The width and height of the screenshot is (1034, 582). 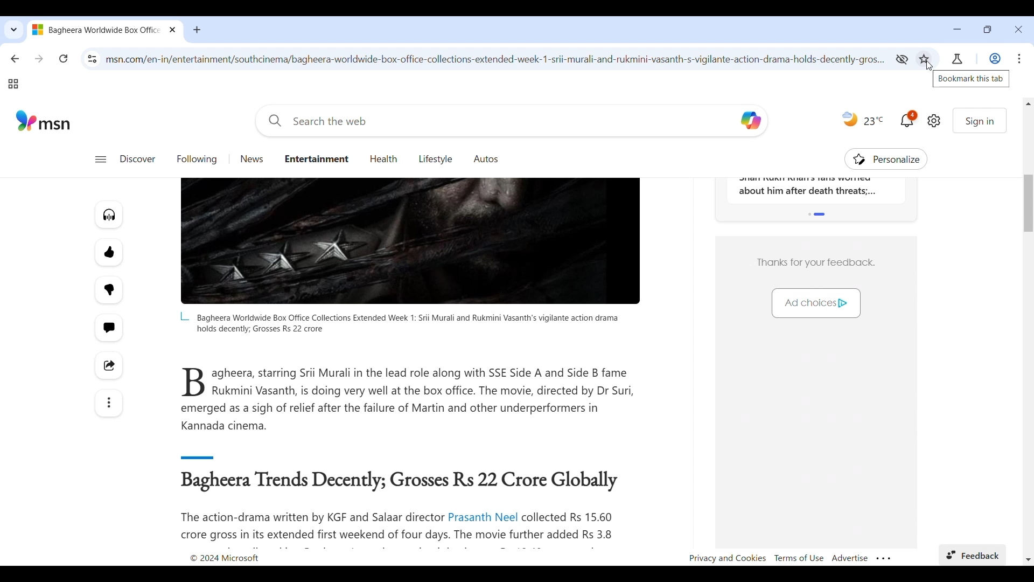 I want to click on Go to following page, so click(x=197, y=159).